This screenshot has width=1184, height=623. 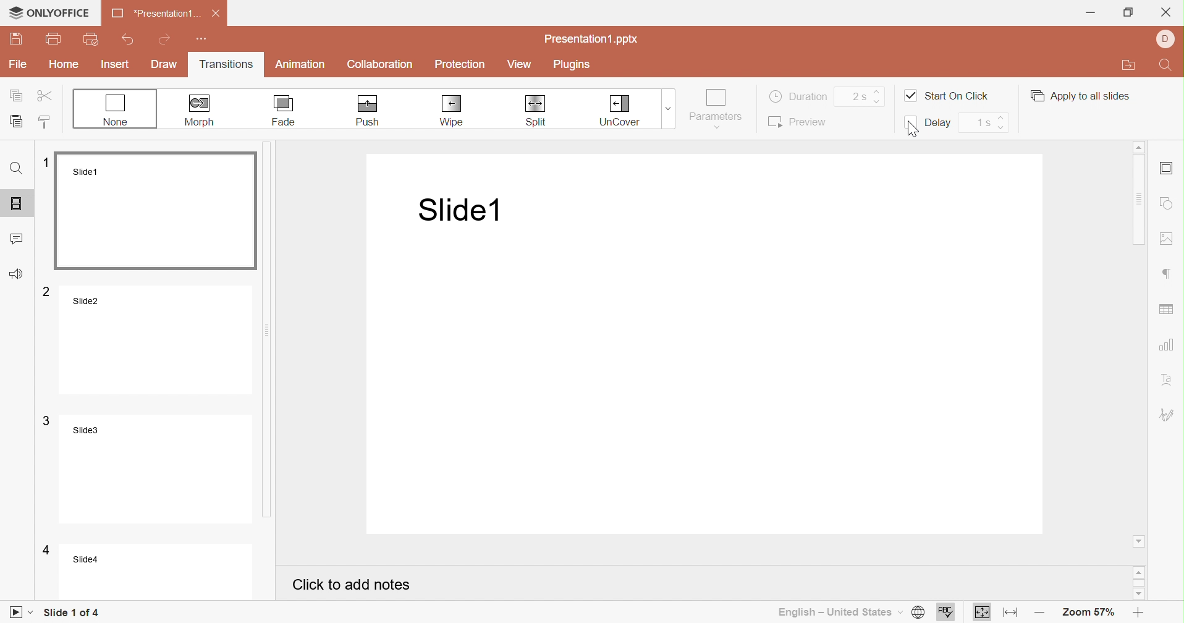 I want to click on 2, so click(x=48, y=290).